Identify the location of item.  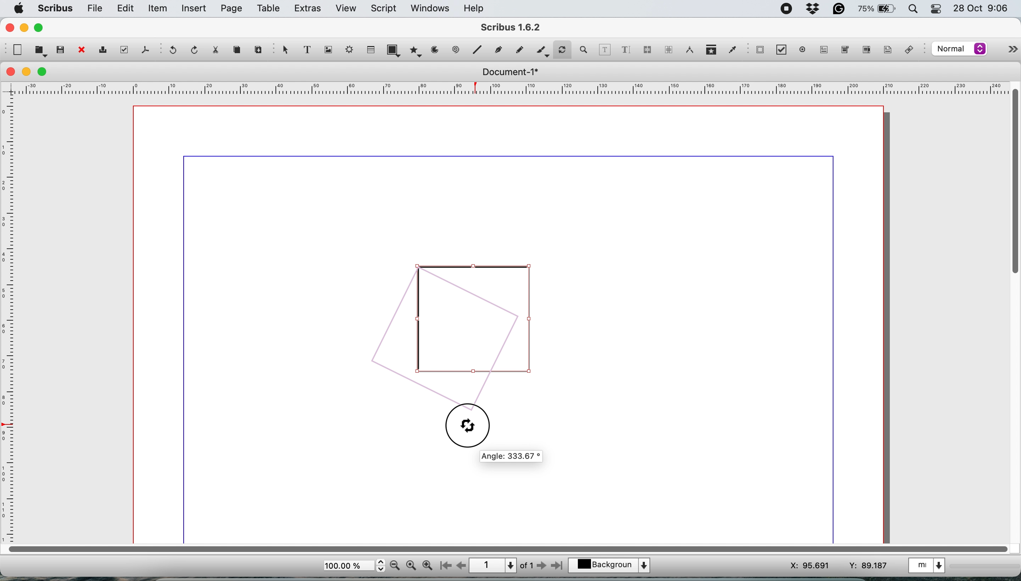
(159, 10).